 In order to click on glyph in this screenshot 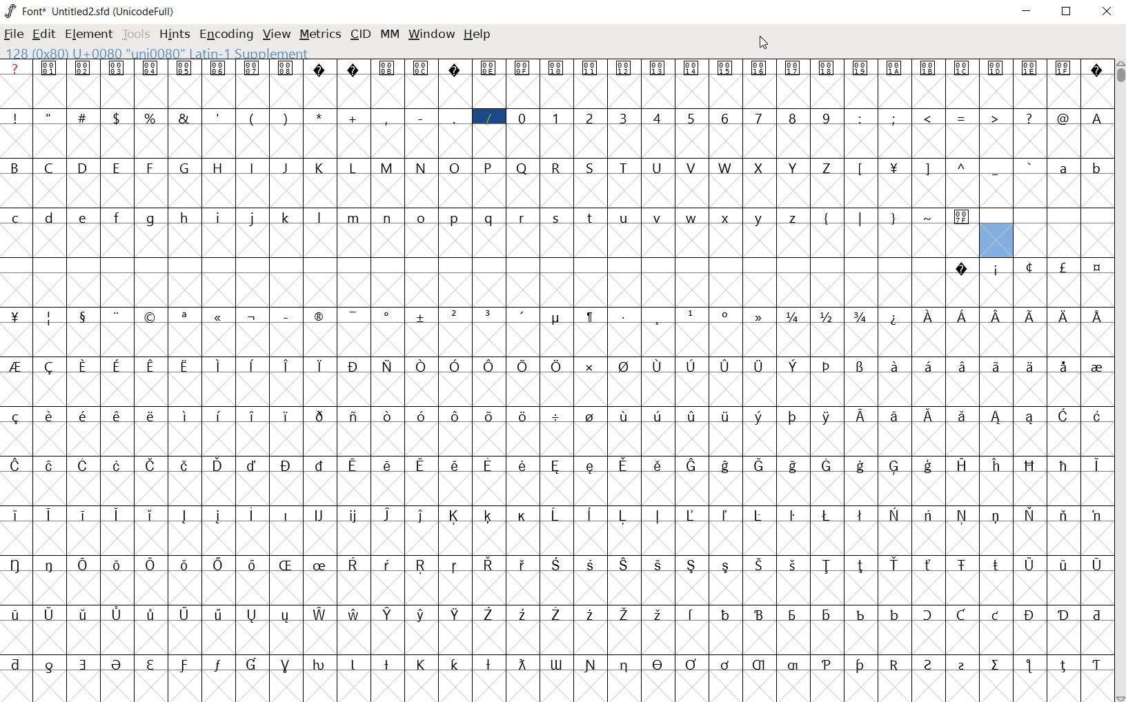, I will do `click(355, 517)`.